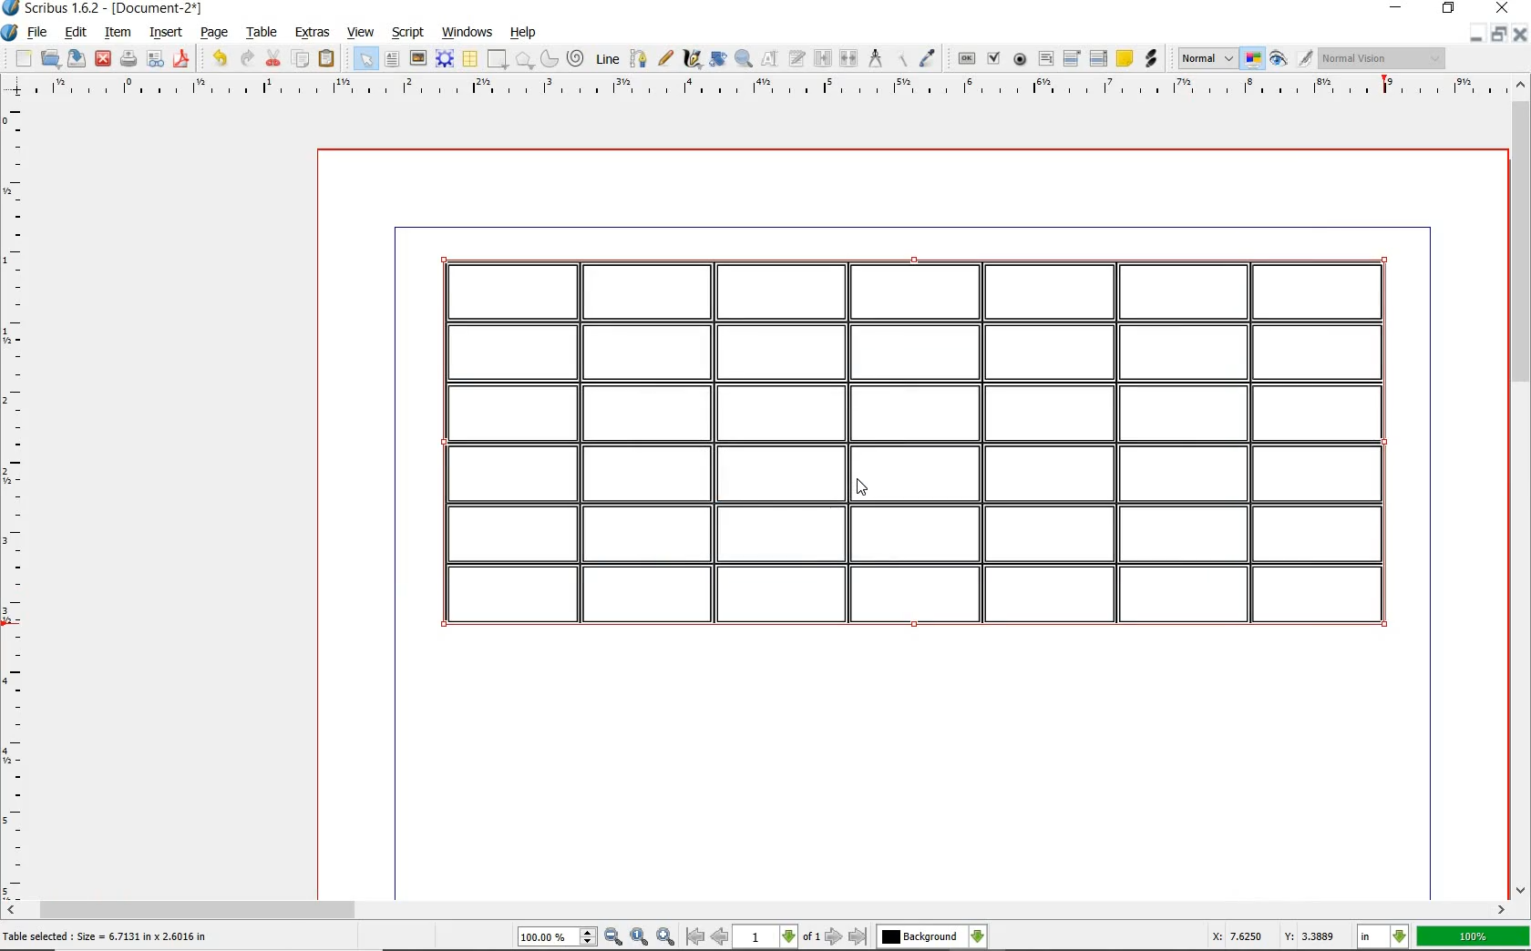 The image size is (1531, 951). Describe the element at coordinates (128, 58) in the screenshot. I see `print` at that location.